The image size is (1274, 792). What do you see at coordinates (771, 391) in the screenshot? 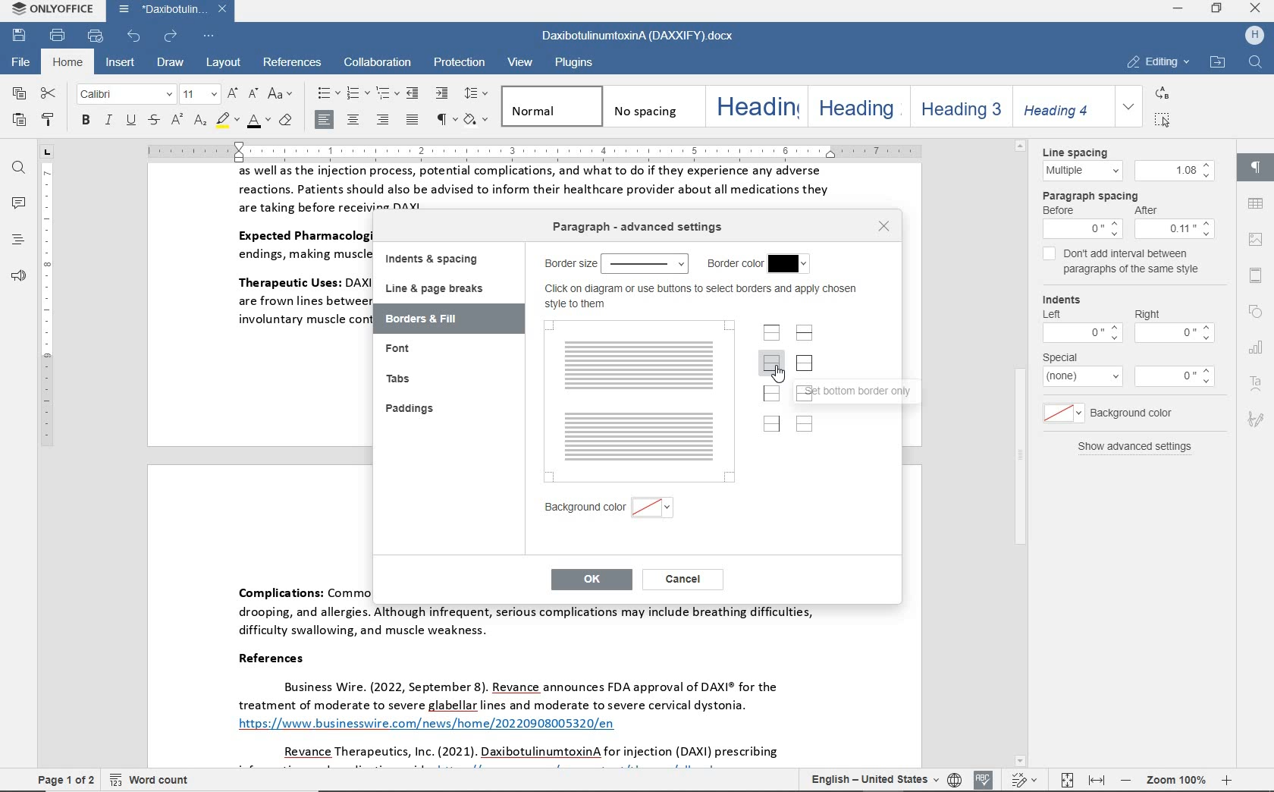
I see `set left border only` at bounding box center [771, 391].